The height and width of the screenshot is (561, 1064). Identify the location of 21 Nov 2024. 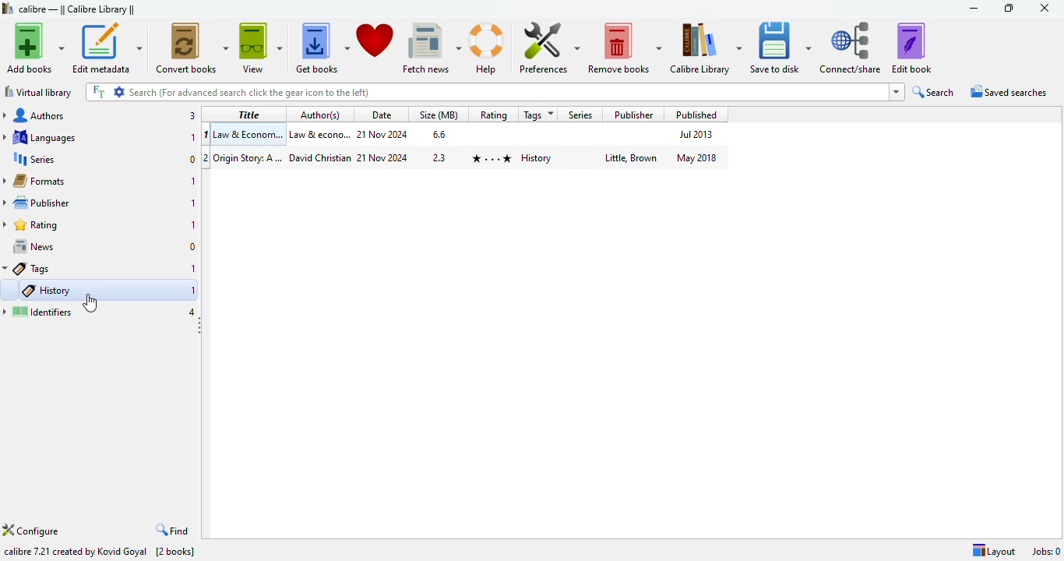
(382, 158).